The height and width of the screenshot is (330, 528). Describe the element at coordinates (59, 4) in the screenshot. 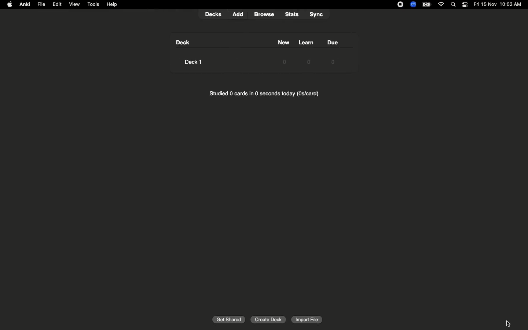

I see `edit` at that location.